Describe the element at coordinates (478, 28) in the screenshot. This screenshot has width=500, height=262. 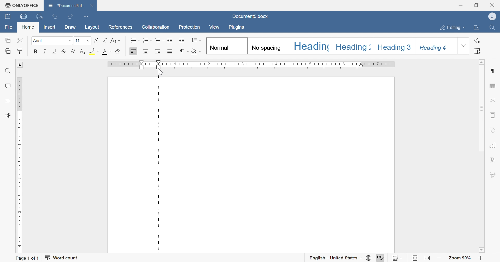
I see `open file location` at that location.